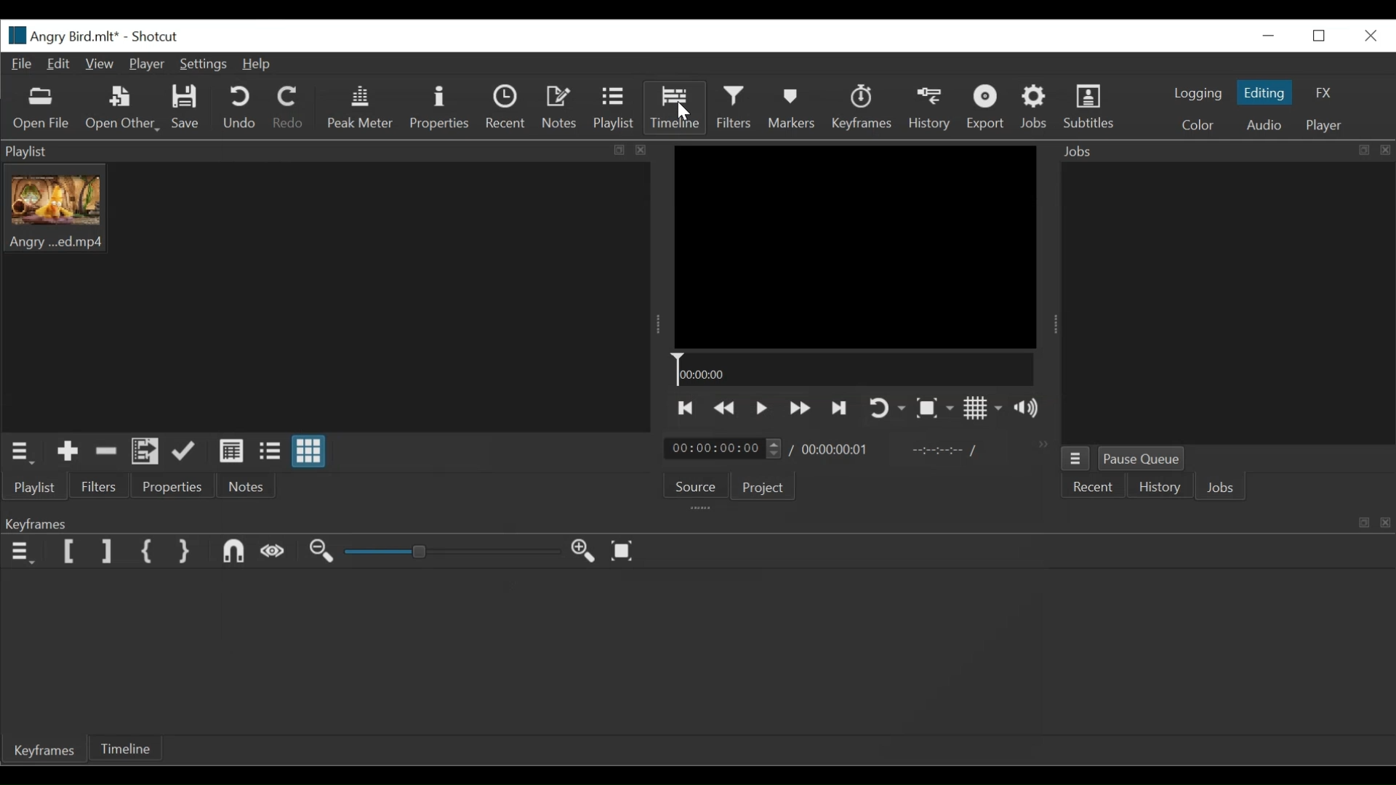 The width and height of the screenshot is (1396, 785). Describe the element at coordinates (454, 552) in the screenshot. I see `Zoom slider` at that location.